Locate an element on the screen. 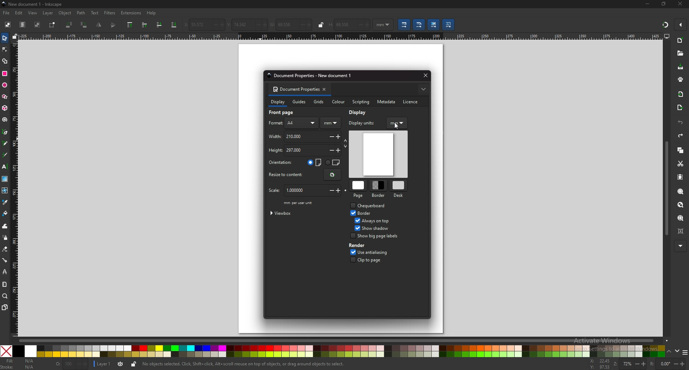 The width and height of the screenshot is (689, 370). always on top is located at coordinates (377, 220).